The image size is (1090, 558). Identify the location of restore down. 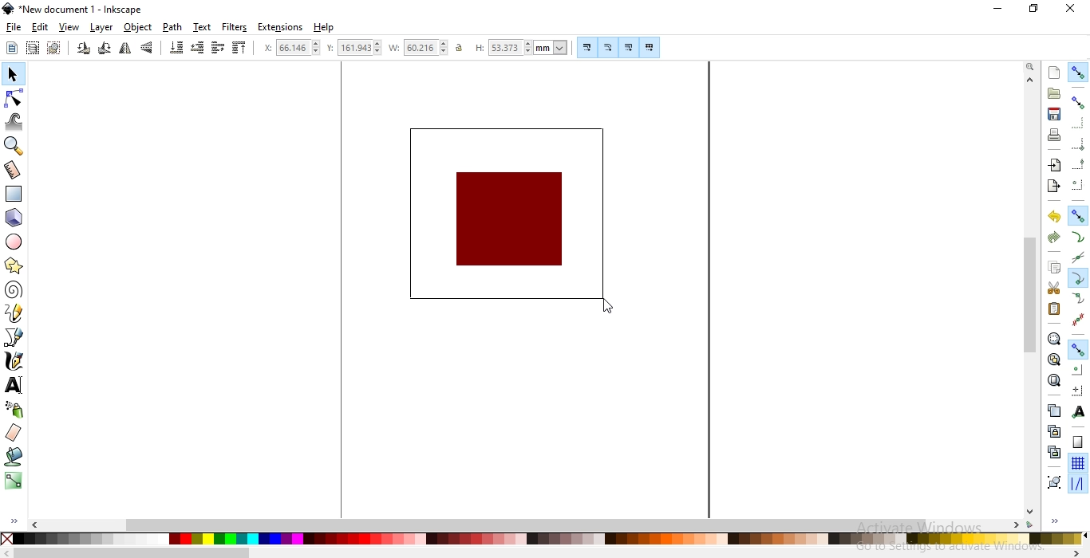
(1033, 7).